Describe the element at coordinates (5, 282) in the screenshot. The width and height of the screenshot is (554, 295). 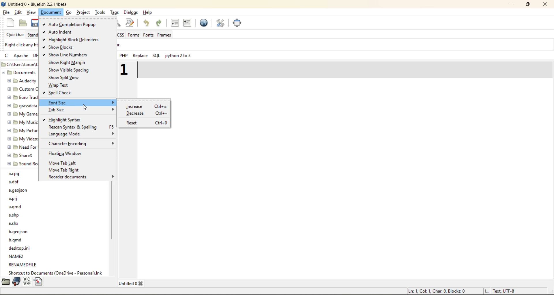
I see `filebrowser` at that location.